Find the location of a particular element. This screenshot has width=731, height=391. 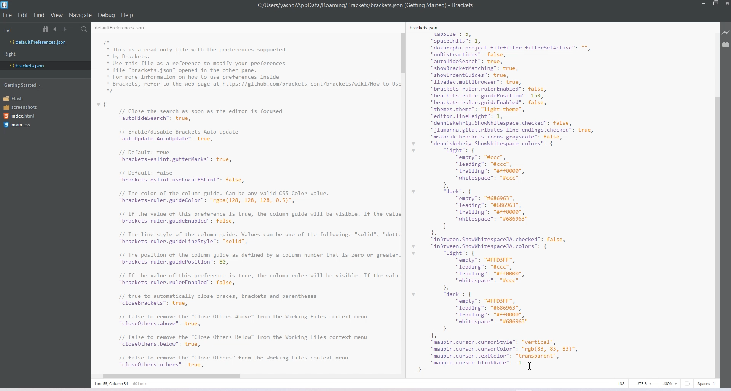

Spaces 1 is located at coordinates (707, 384).